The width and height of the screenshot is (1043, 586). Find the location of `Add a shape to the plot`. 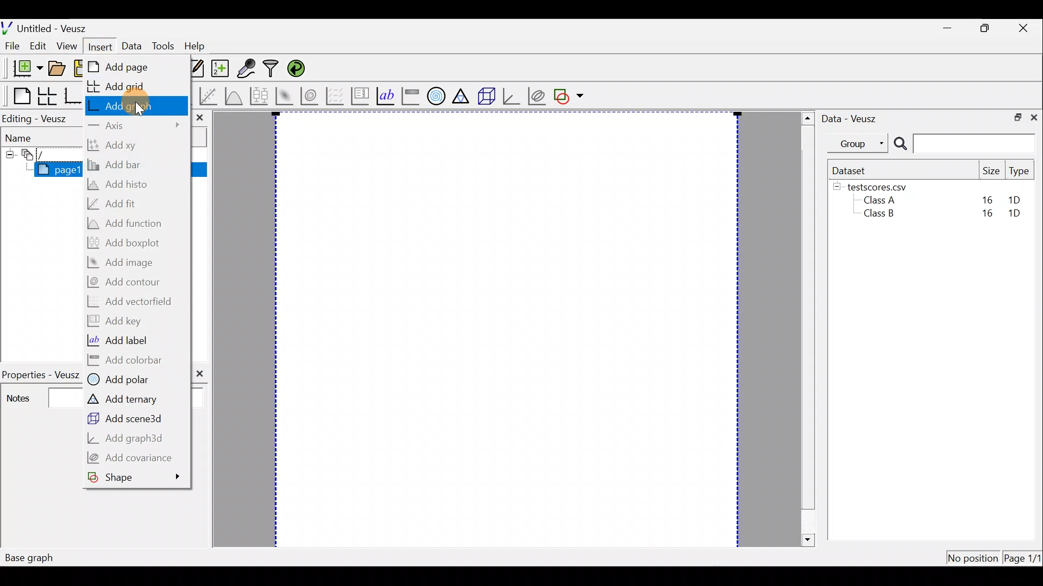

Add a shape to the plot is located at coordinates (571, 96).